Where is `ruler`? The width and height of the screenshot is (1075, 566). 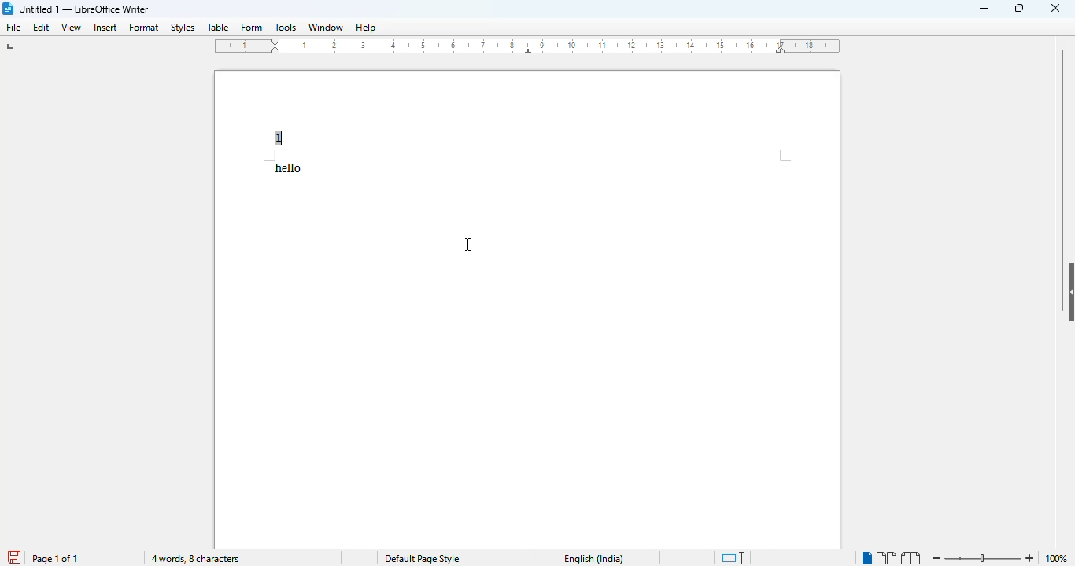 ruler is located at coordinates (528, 46).